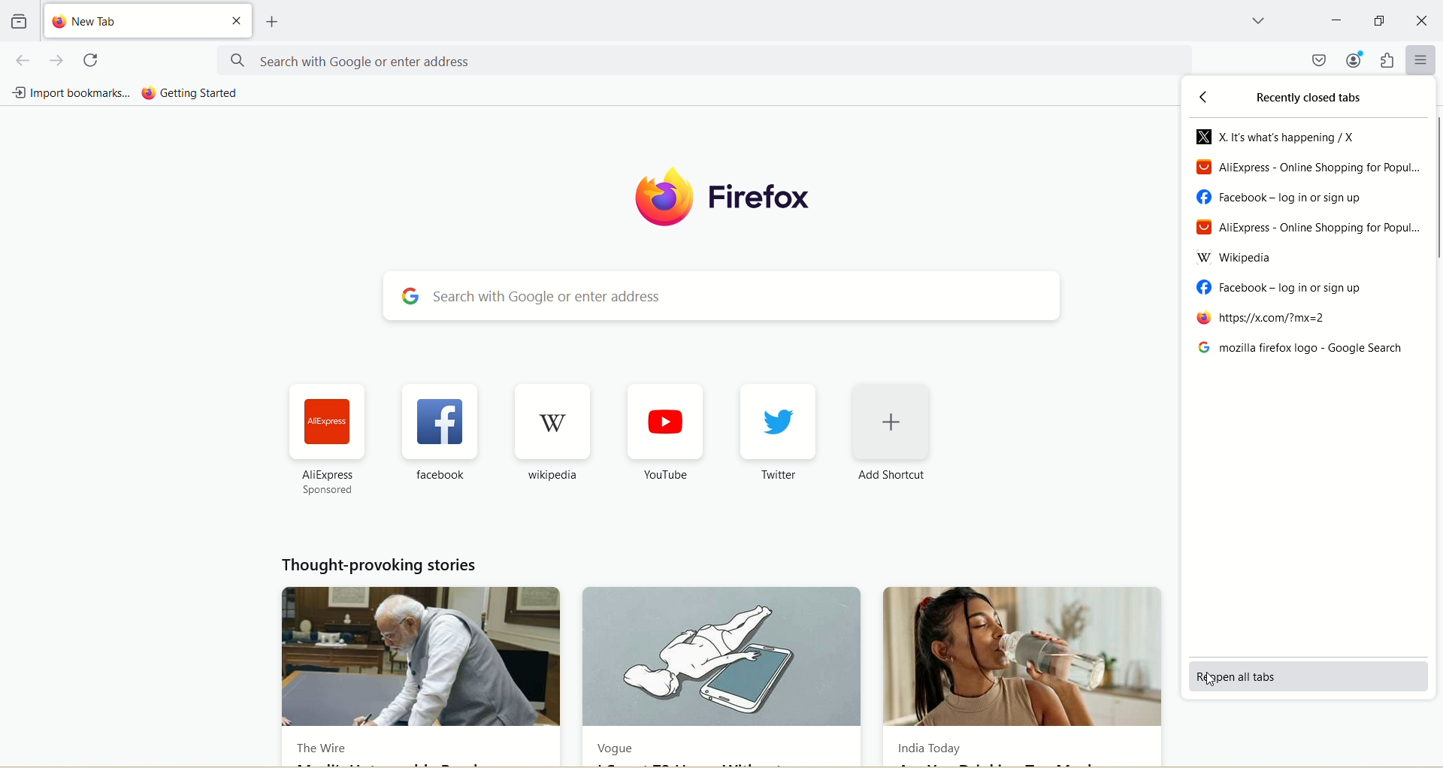 The image size is (1443, 768). Describe the element at coordinates (1381, 18) in the screenshot. I see `maximize` at that location.